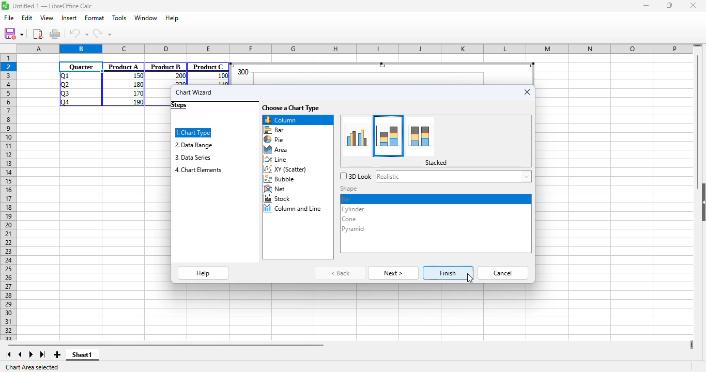 The width and height of the screenshot is (706, 372). What do you see at coordinates (291, 108) in the screenshot?
I see `choose a chart type` at bounding box center [291, 108].